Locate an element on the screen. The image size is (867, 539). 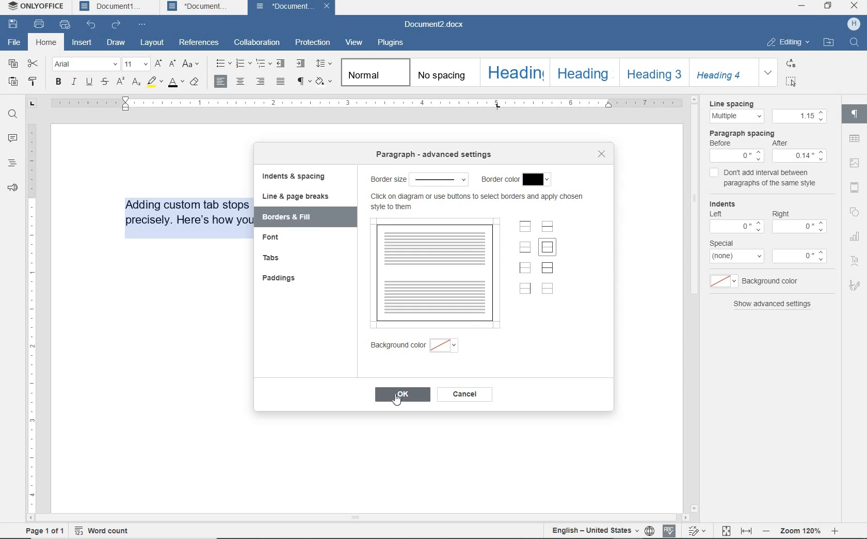
onlyoffice tab is located at coordinates (34, 7).